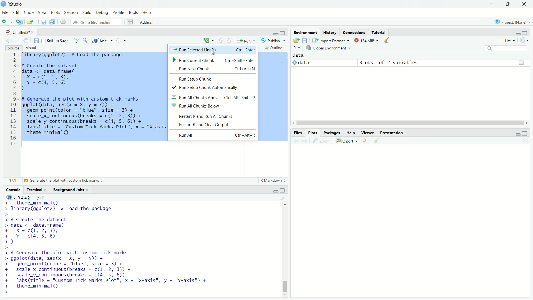 This screenshot has height=300, width=533. I want to click on save current document, so click(44, 22).